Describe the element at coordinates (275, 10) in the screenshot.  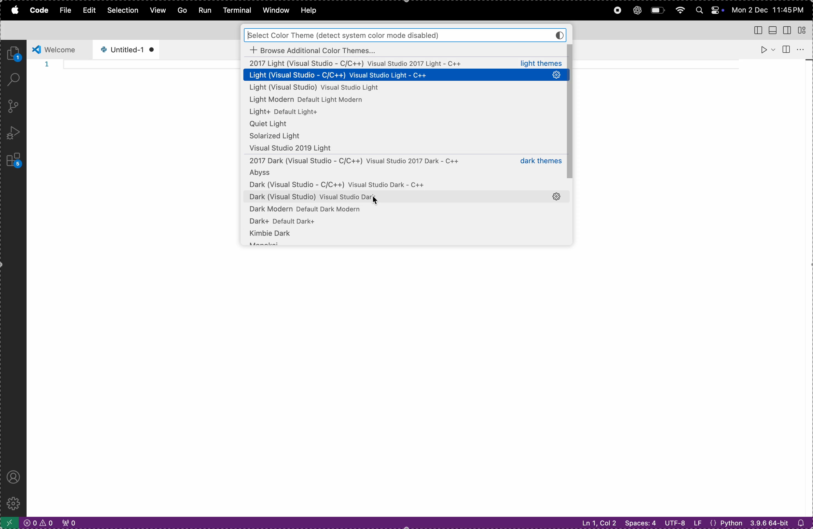
I see `window` at that location.